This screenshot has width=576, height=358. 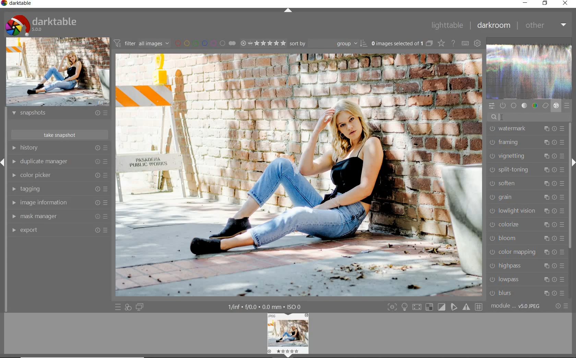 I want to click on module, so click(x=515, y=306).